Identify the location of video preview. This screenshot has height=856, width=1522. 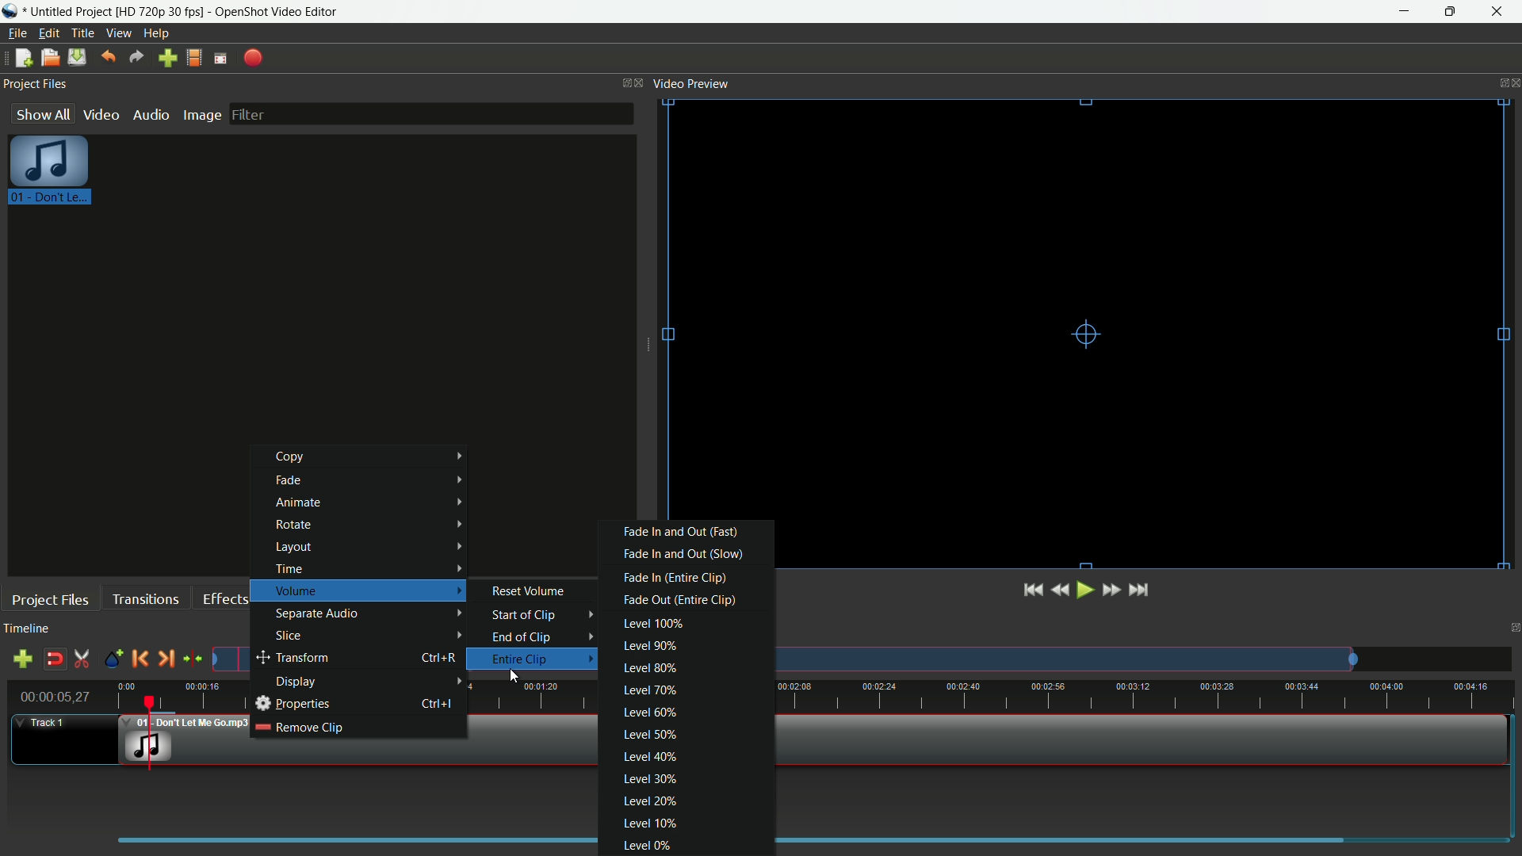
(1088, 308).